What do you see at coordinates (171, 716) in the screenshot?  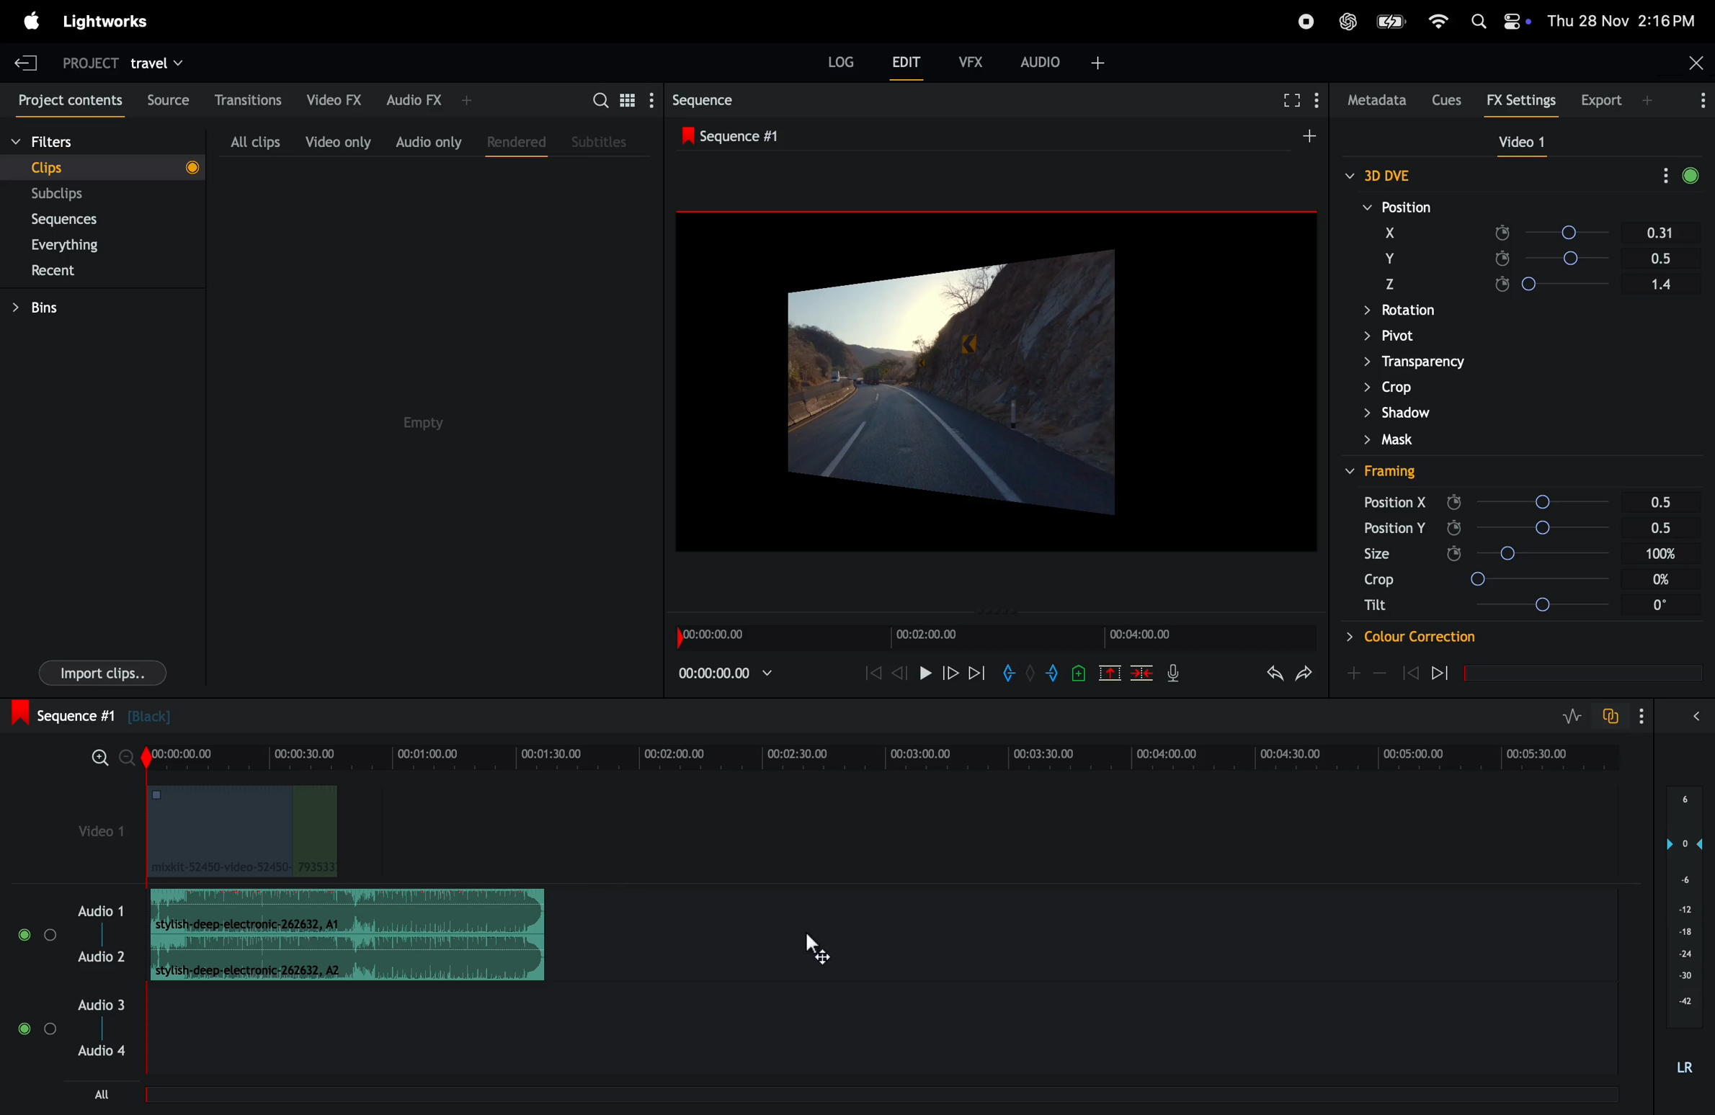 I see `sequence 1` at bounding box center [171, 716].